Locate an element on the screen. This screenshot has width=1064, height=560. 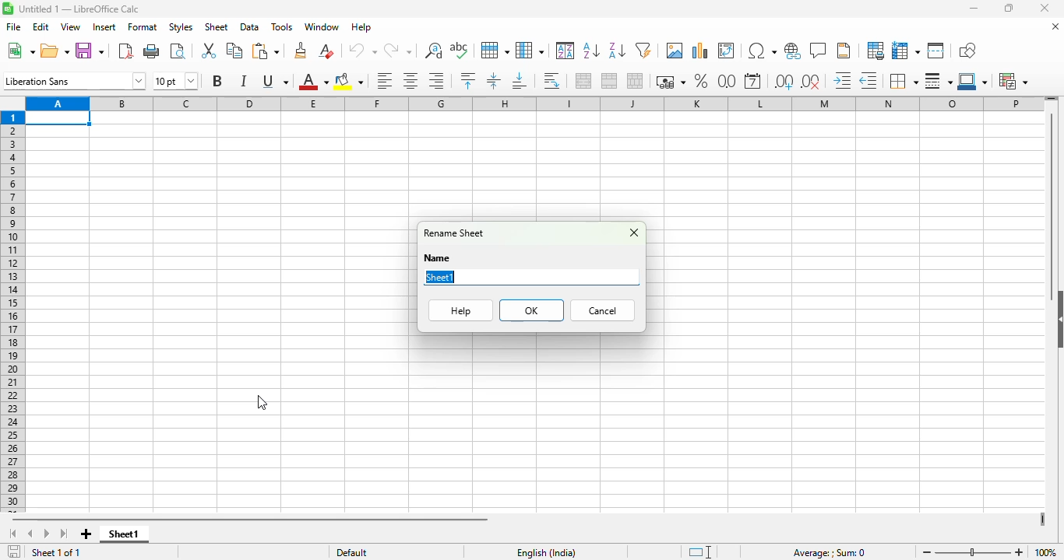
show draw functions is located at coordinates (966, 50).